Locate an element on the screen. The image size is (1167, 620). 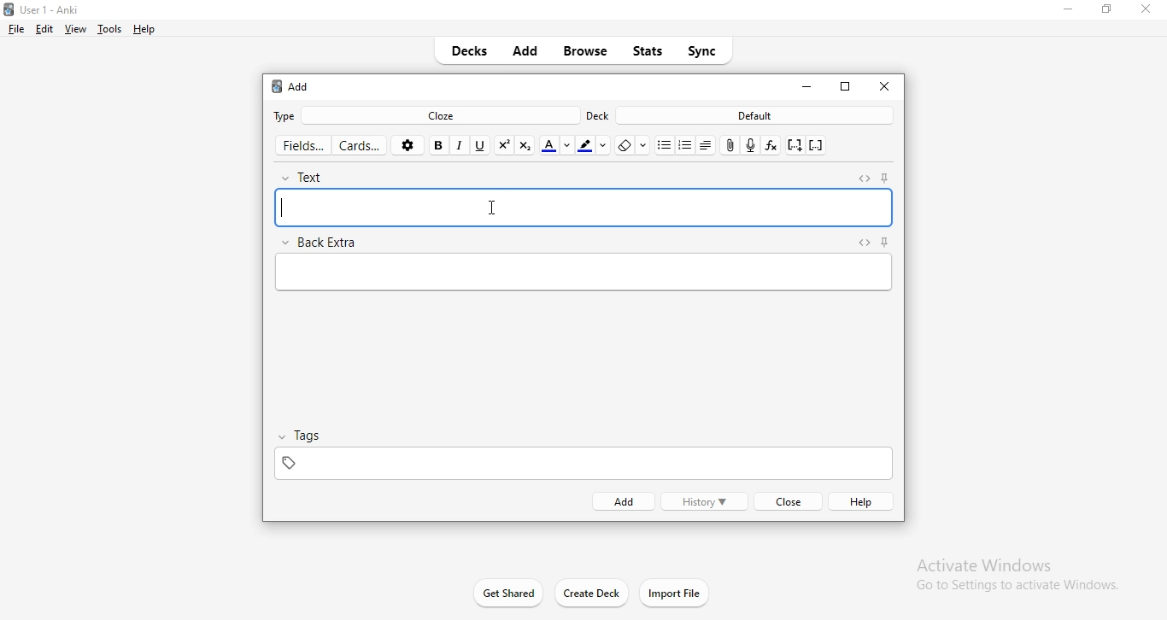
formula is located at coordinates (771, 143).